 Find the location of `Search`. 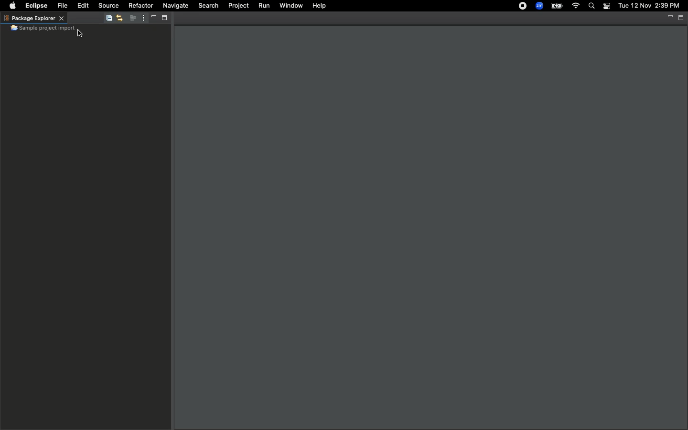

Search is located at coordinates (591, 6).